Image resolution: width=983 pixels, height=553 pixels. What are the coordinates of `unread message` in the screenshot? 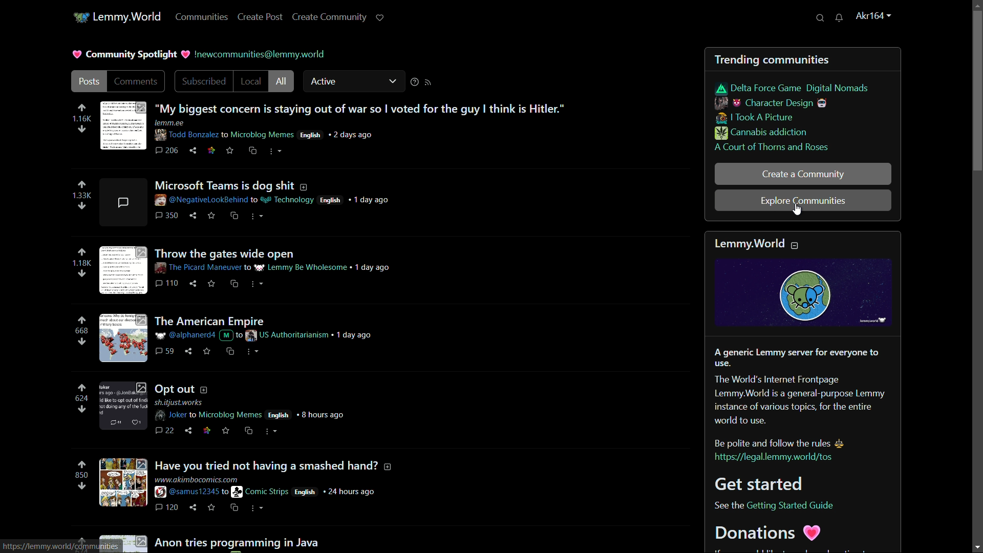 It's located at (843, 18).